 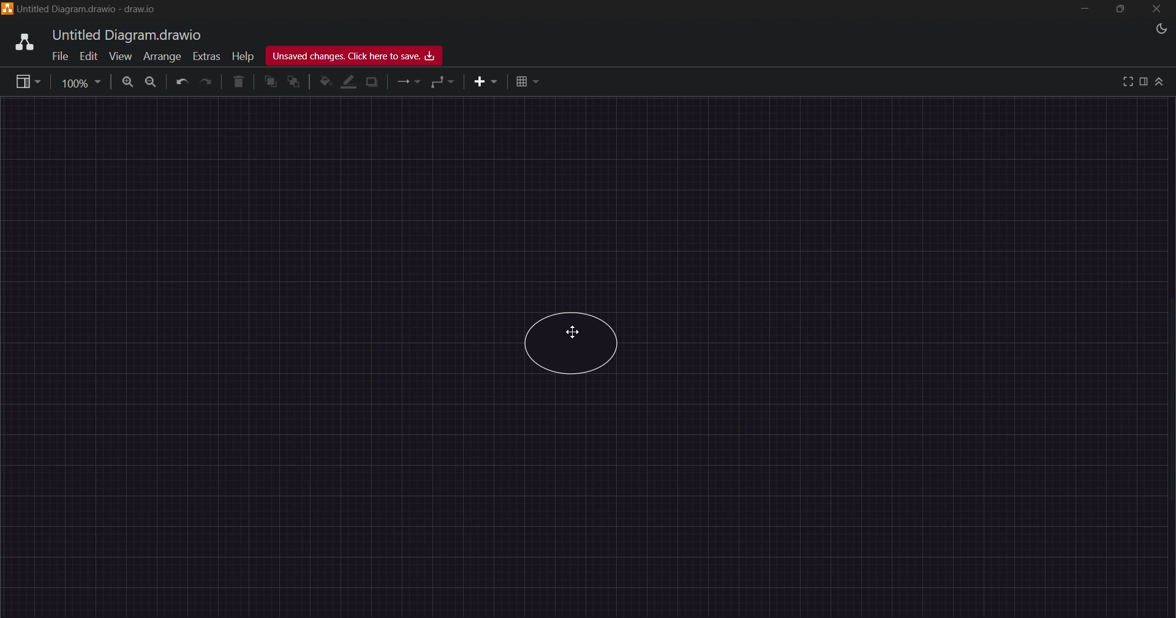 I want to click on cursor, so click(x=575, y=330).